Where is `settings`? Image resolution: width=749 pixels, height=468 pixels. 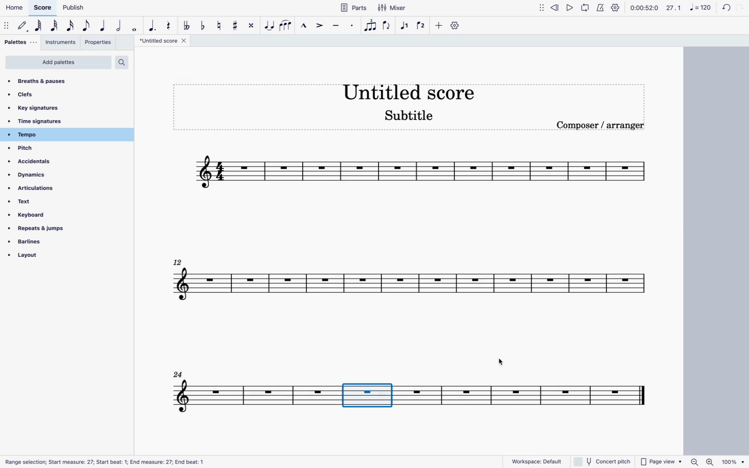 settings is located at coordinates (456, 26).